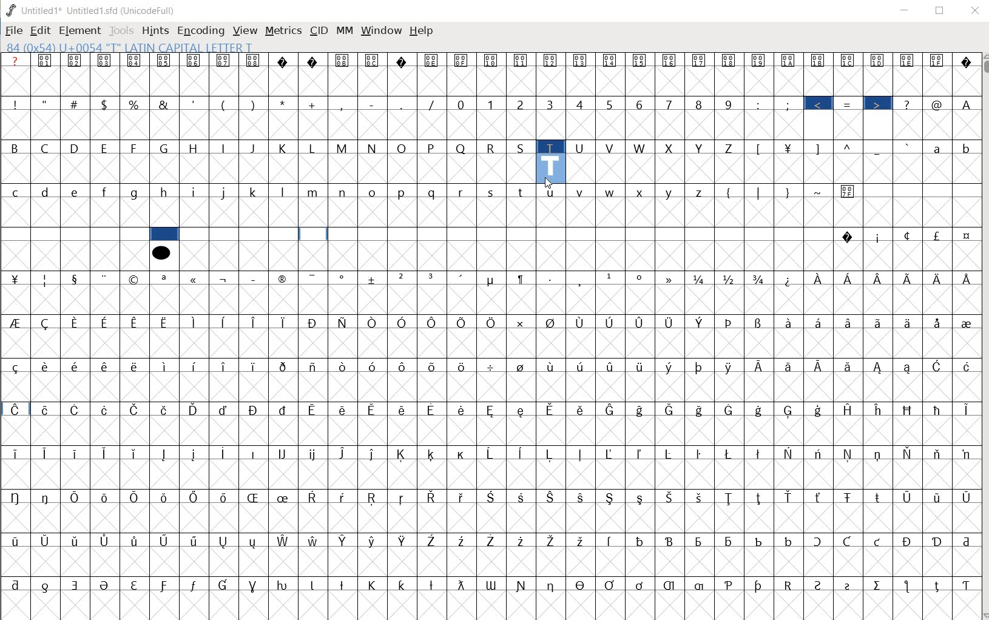 The height and width of the screenshot is (620, 989). What do you see at coordinates (225, 191) in the screenshot?
I see `j` at bounding box center [225, 191].